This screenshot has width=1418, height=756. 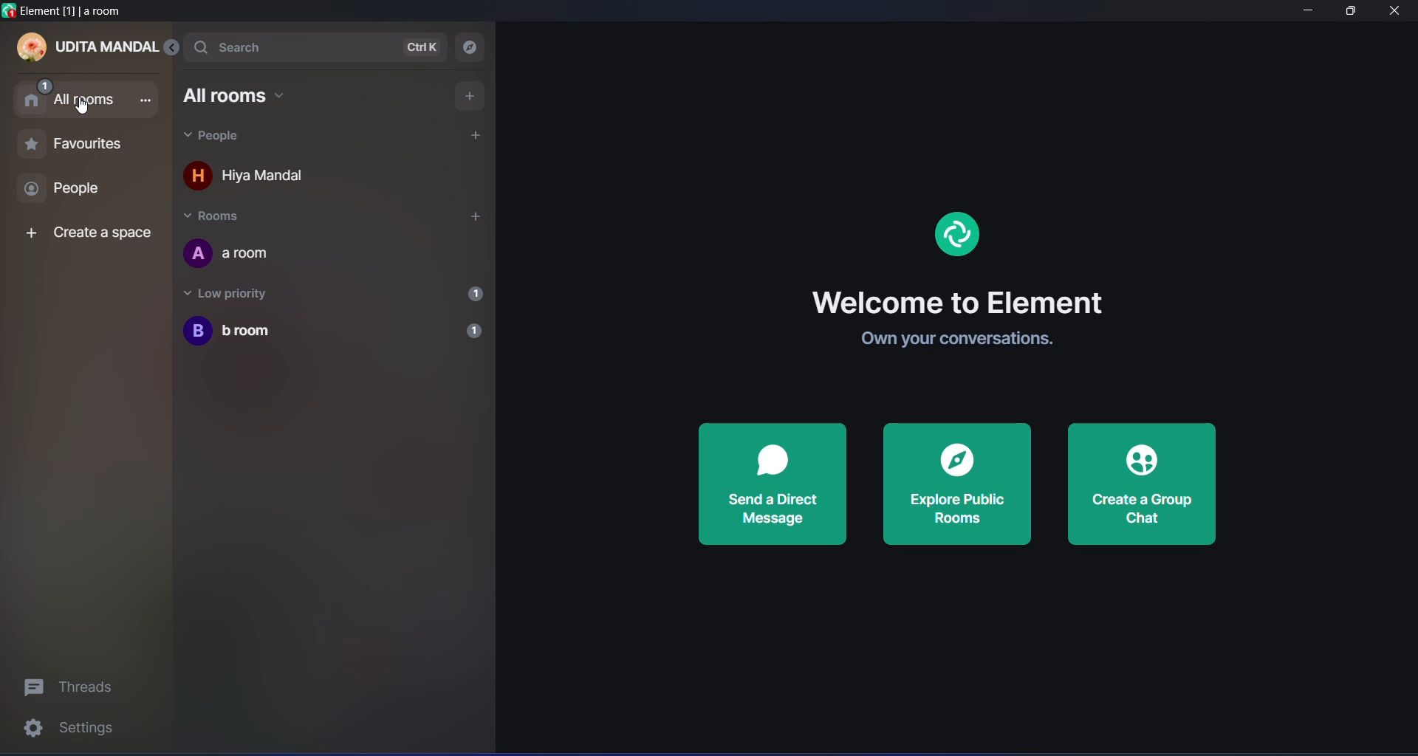 I want to click on add room, so click(x=473, y=218).